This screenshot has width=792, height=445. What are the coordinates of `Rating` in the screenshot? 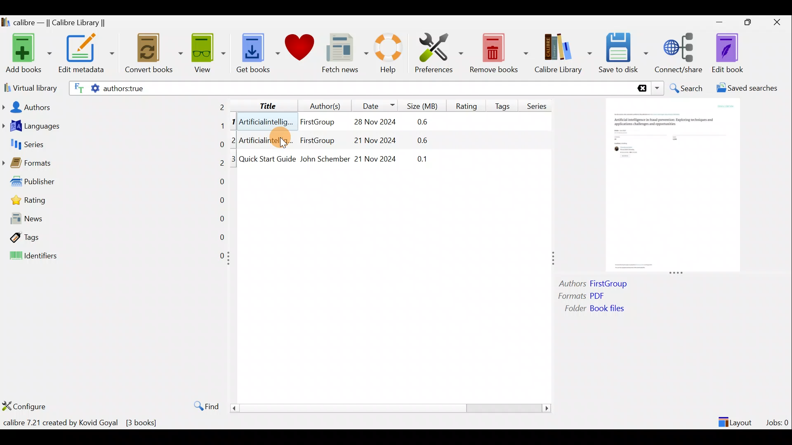 It's located at (467, 105).